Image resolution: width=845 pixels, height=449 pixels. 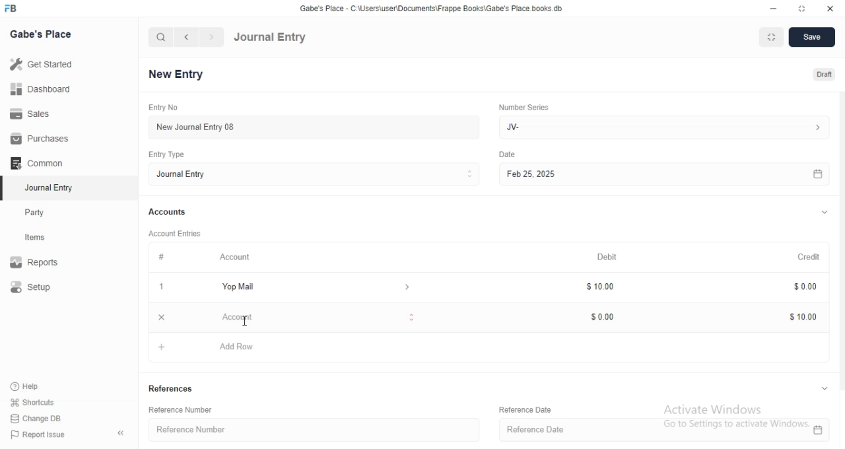 What do you see at coordinates (803, 257) in the screenshot?
I see `Credit` at bounding box center [803, 257].